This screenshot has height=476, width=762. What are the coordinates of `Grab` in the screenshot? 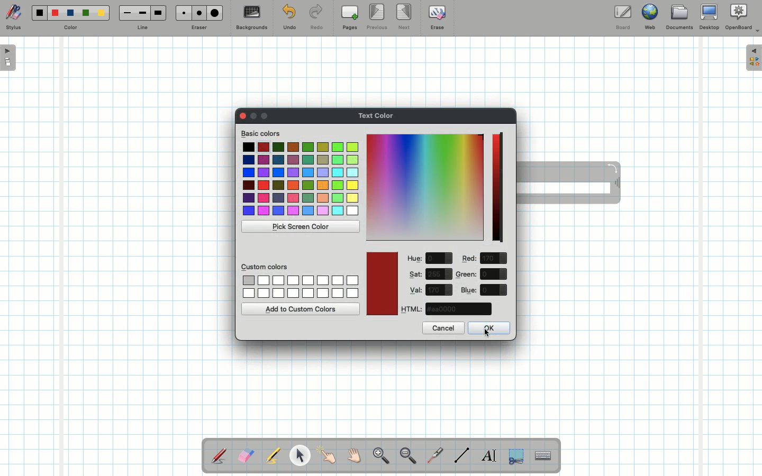 It's located at (355, 457).